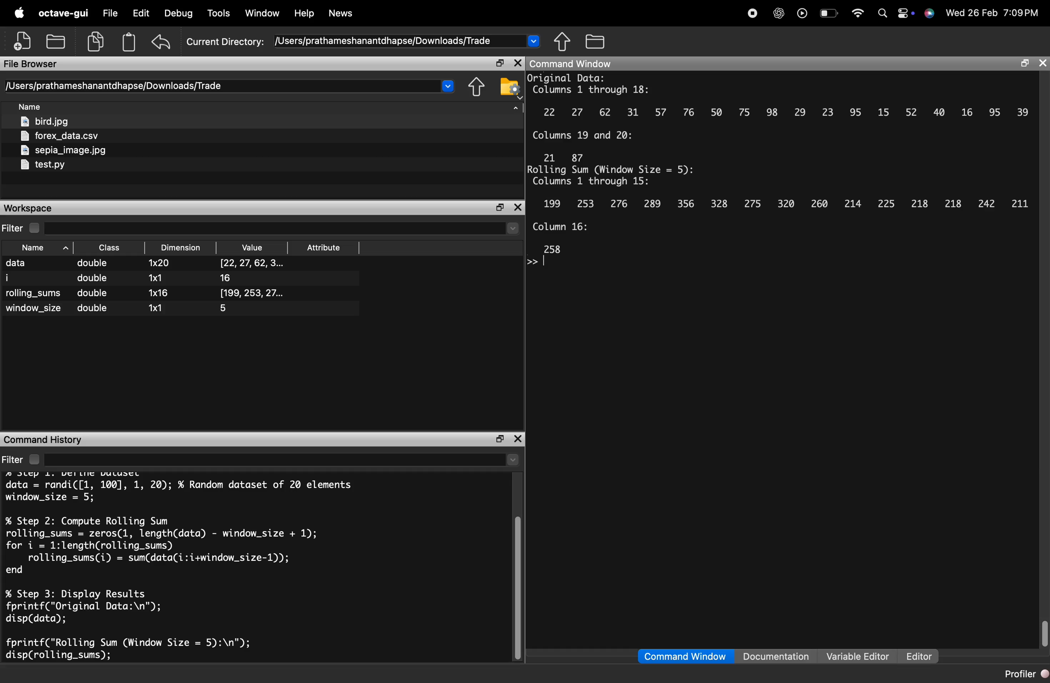  Describe the element at coordinates (753, 14) in the screenshot. I see `record` at that location.